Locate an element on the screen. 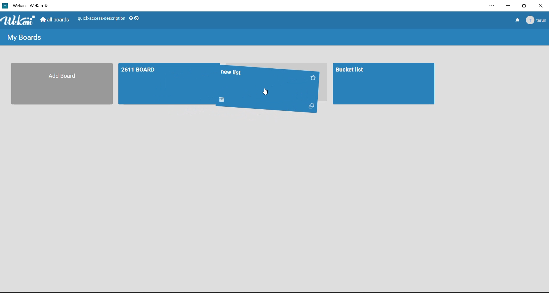 Image resolution: width=549 pixels, height=293 pixels. settings is located at coordinates (494, 6).